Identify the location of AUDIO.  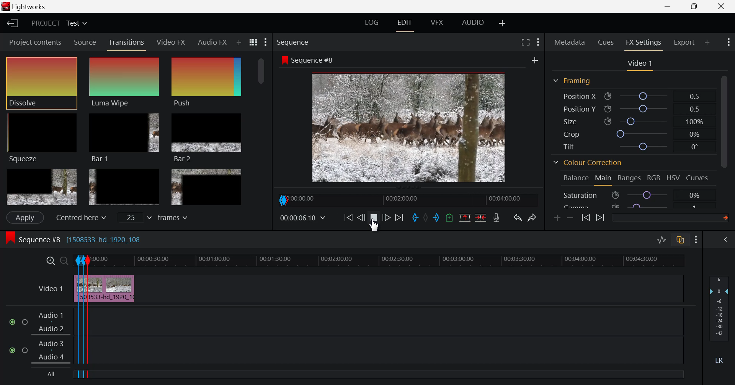
(474, 22).